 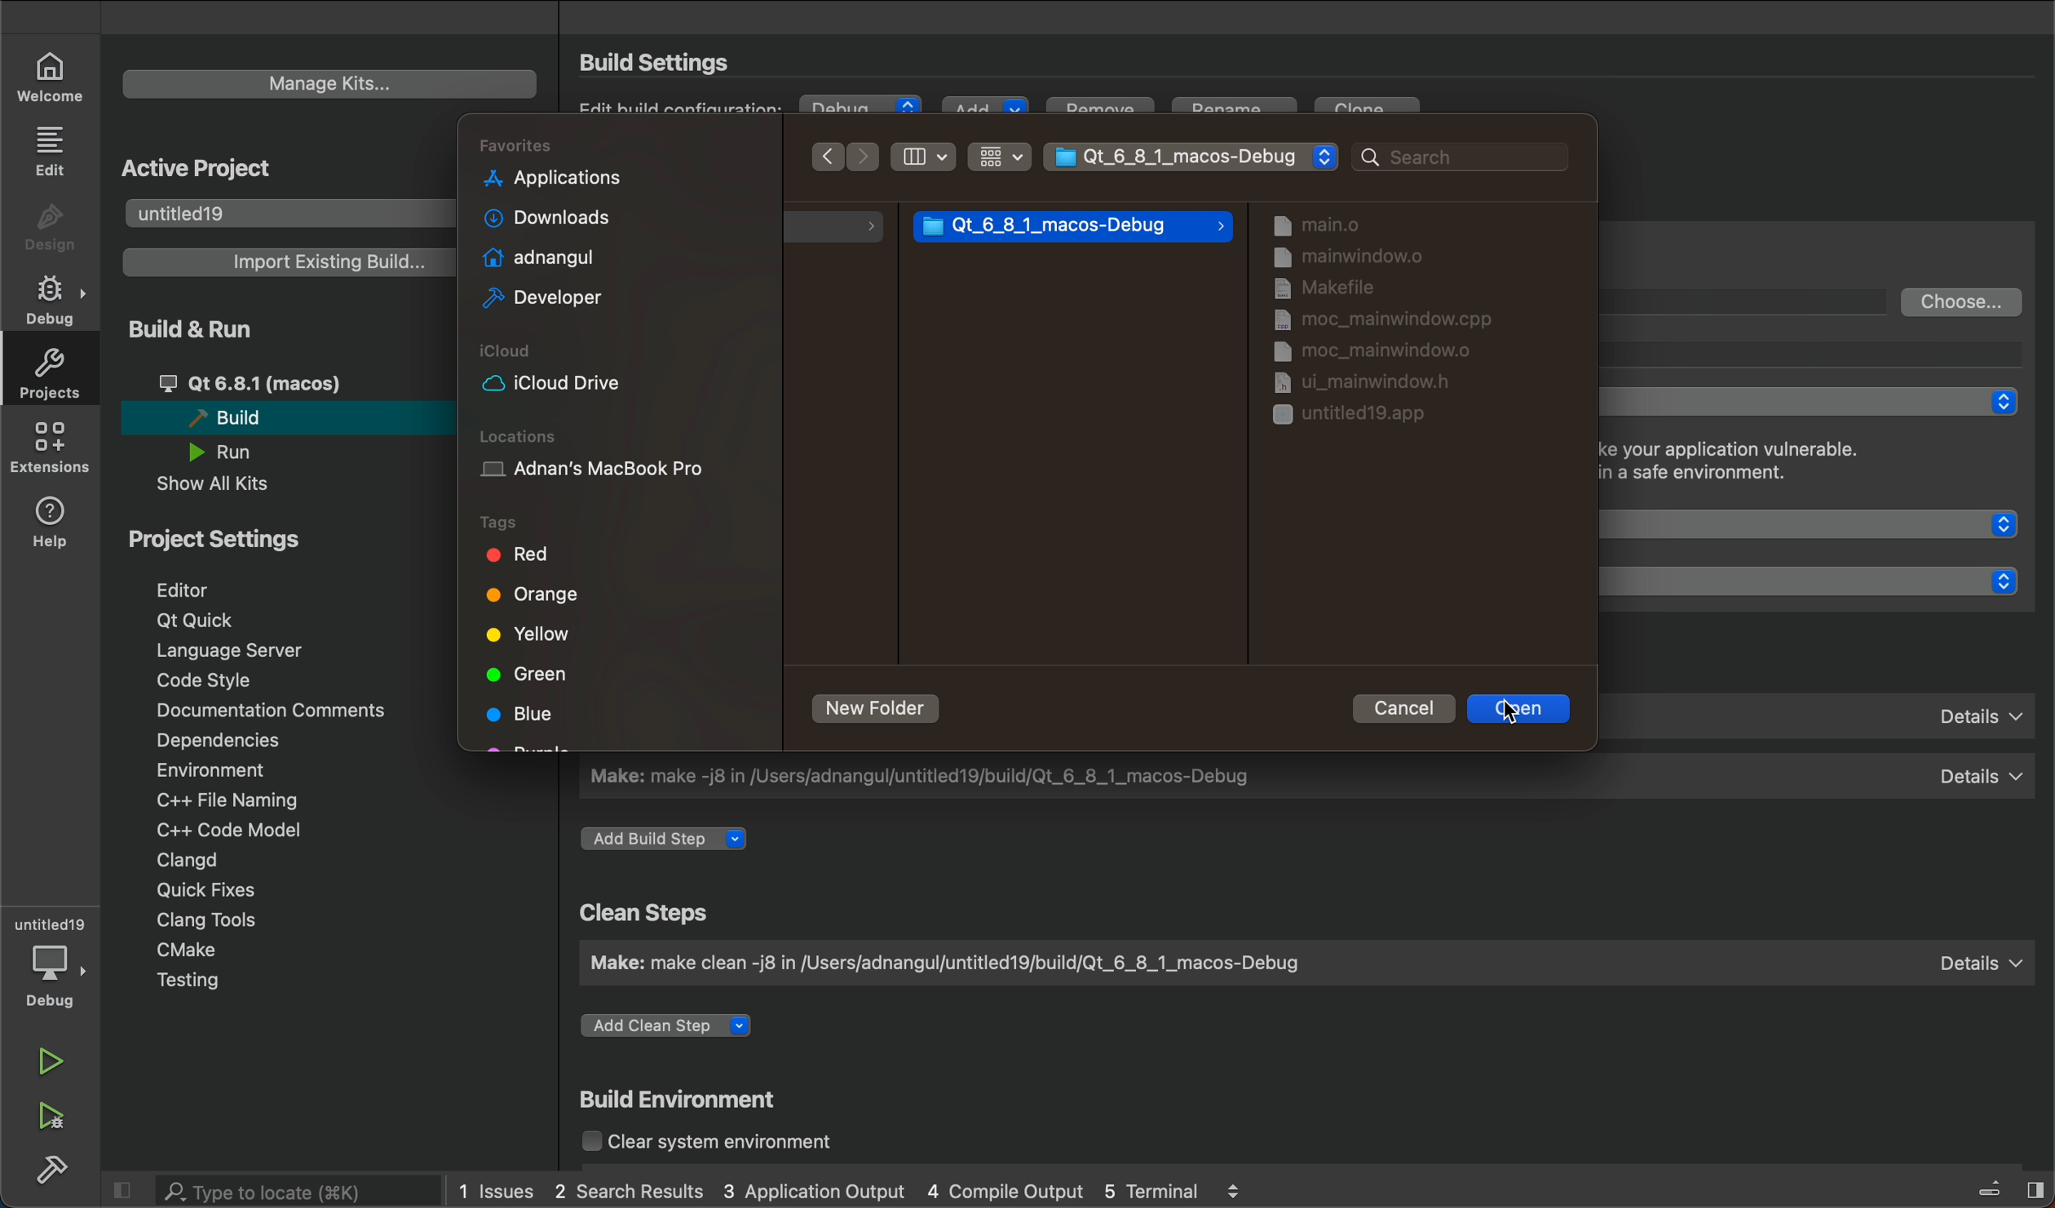 I want to click on moc mainwindow, so click(x=1355, y=350).